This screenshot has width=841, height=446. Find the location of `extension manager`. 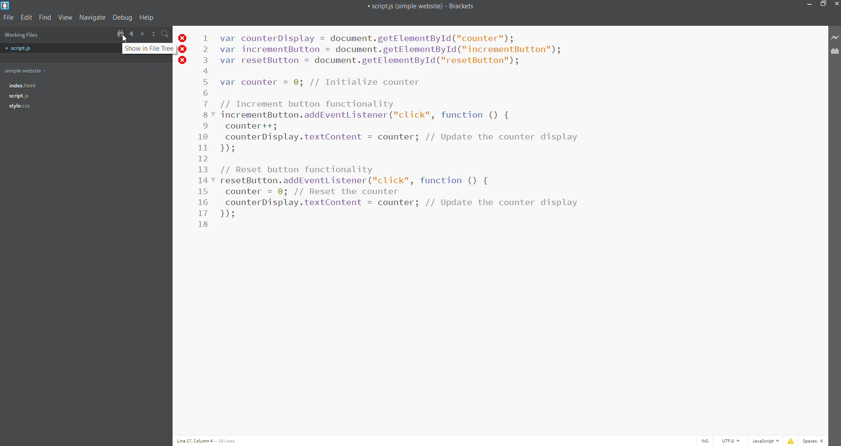

extension manager is located at coordinates (834, 52).